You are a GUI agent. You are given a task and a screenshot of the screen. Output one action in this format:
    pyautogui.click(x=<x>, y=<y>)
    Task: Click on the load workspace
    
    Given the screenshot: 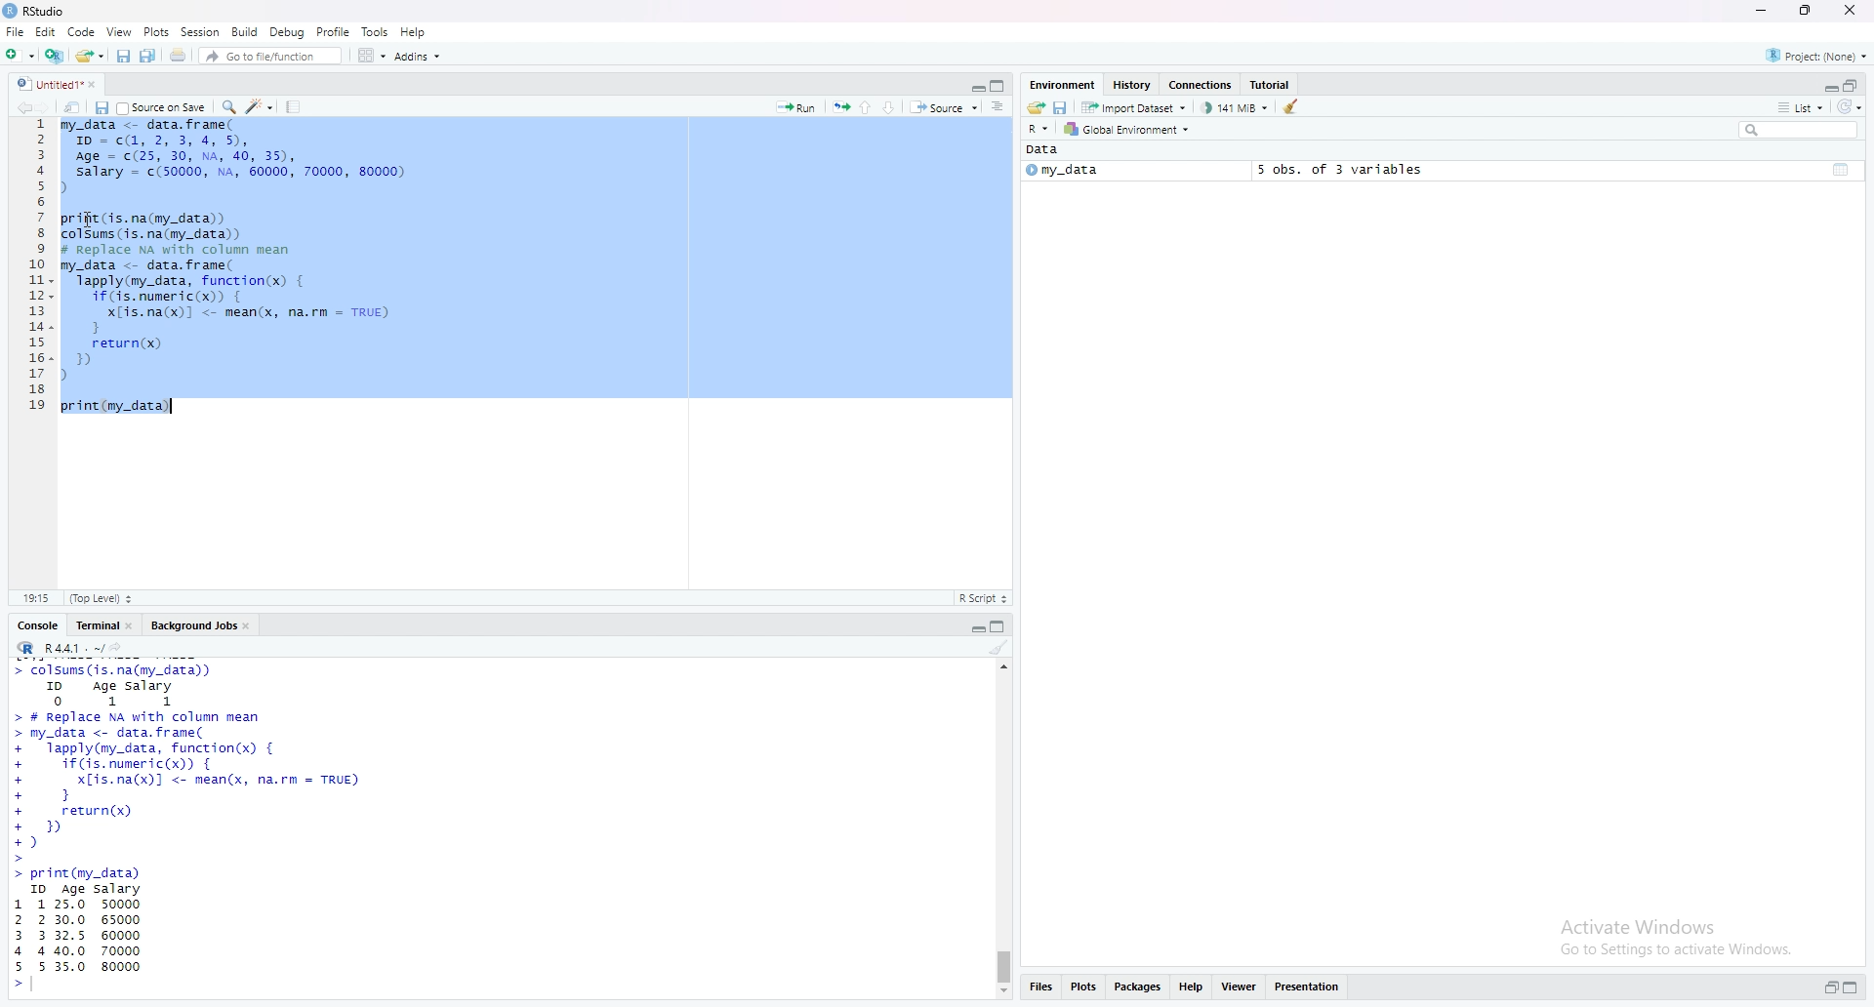 What is the action you would take?
    pyautogui.click(x=1035, y=108)
    